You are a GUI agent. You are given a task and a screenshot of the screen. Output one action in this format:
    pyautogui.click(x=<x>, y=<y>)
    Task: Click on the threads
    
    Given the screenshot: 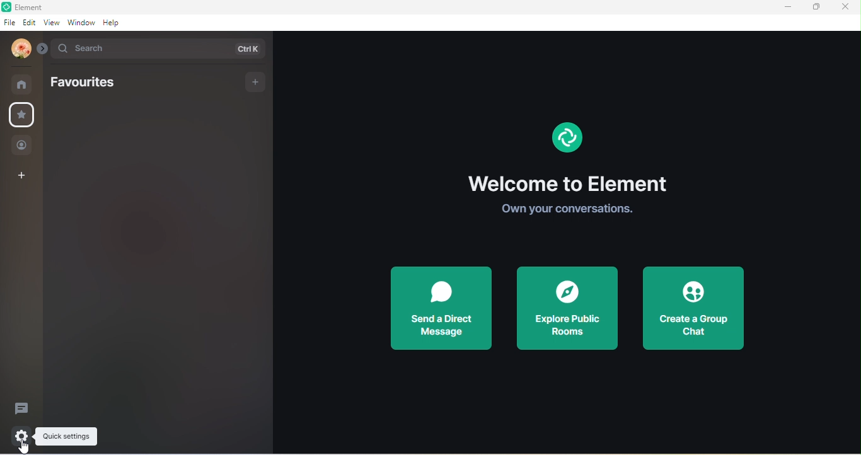 What is the action you would take?
    pyautogui.click(x=26, y=405)
    